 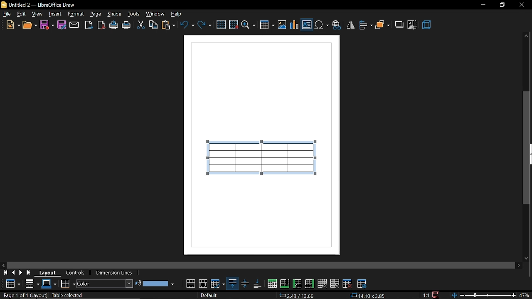 I want to click on insert text, so click(x=307, y=24).